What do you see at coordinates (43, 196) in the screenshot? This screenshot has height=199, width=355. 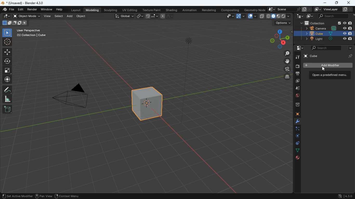 I see `pan view` at bounding box center [43, 196].